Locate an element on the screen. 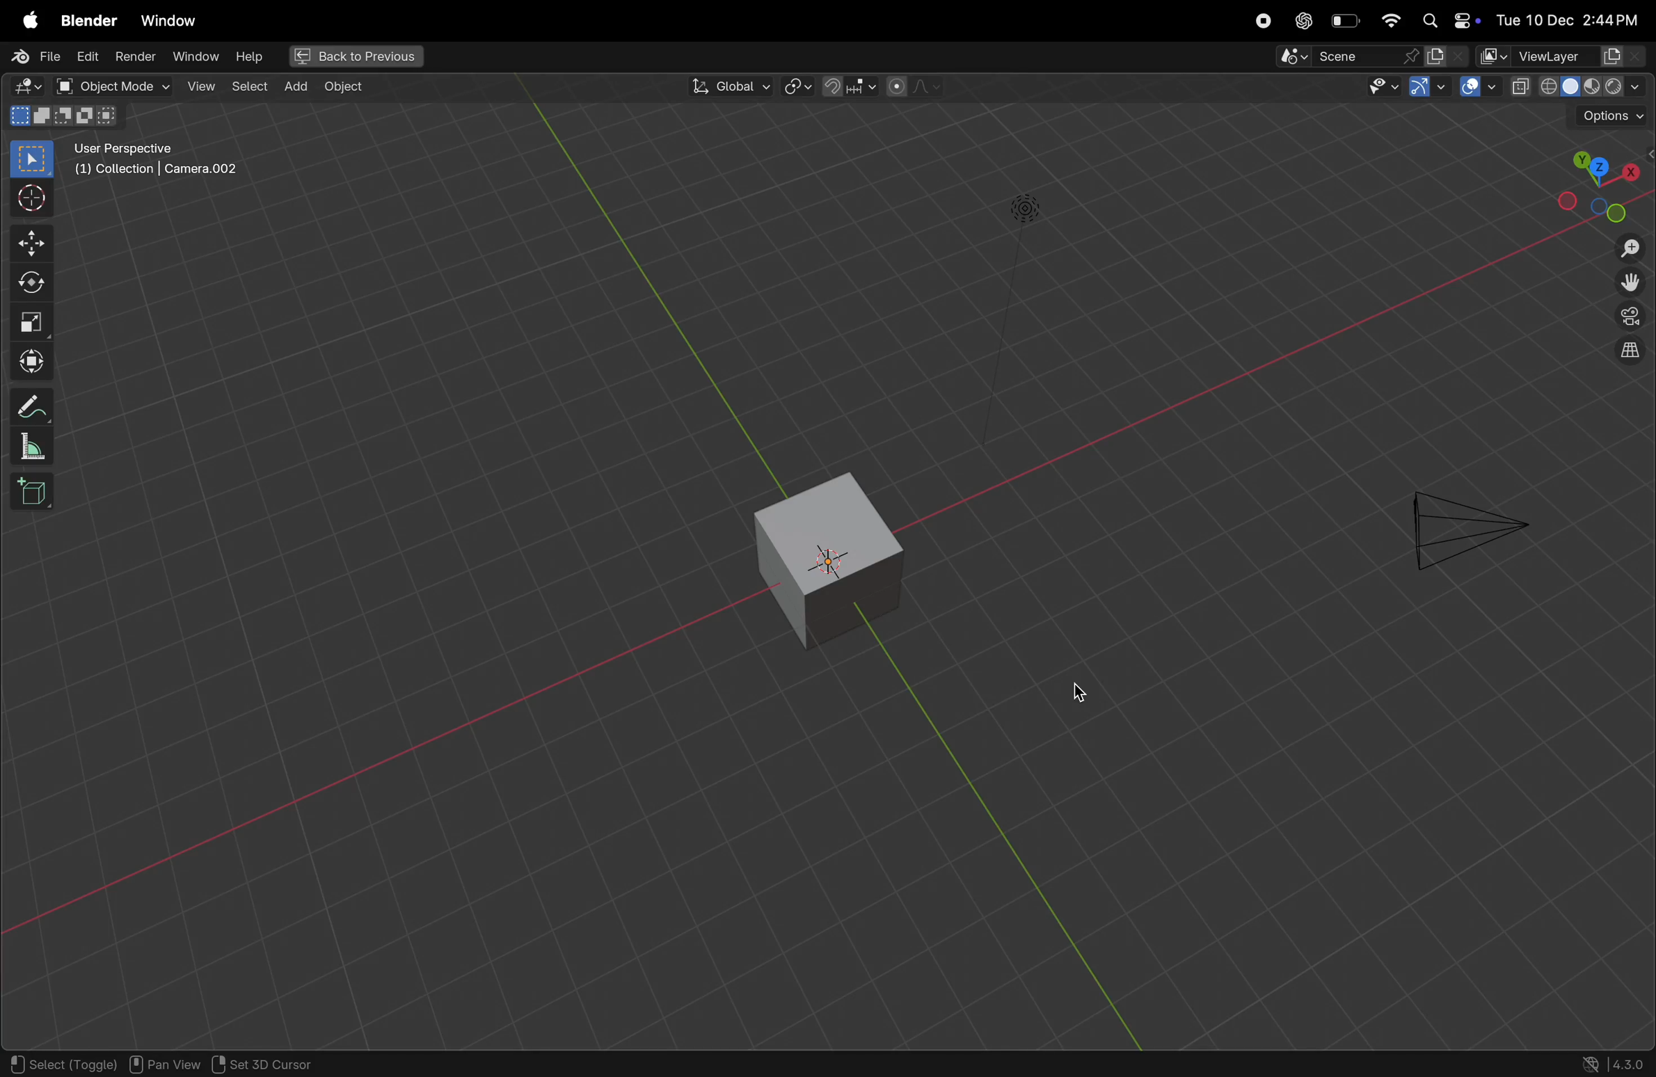 This screenshot has height=1077, width=1656. zoom is located at coordinates (1626, 247).